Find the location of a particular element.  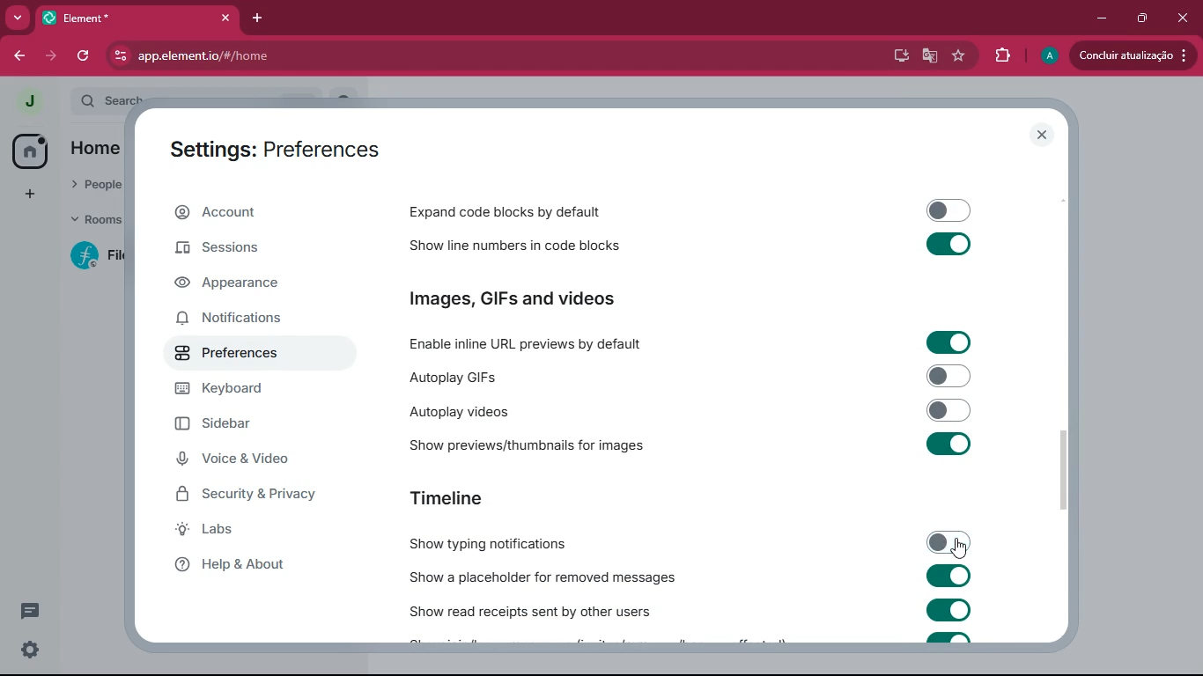

toggle on/off is located at coordinates (950, 376).